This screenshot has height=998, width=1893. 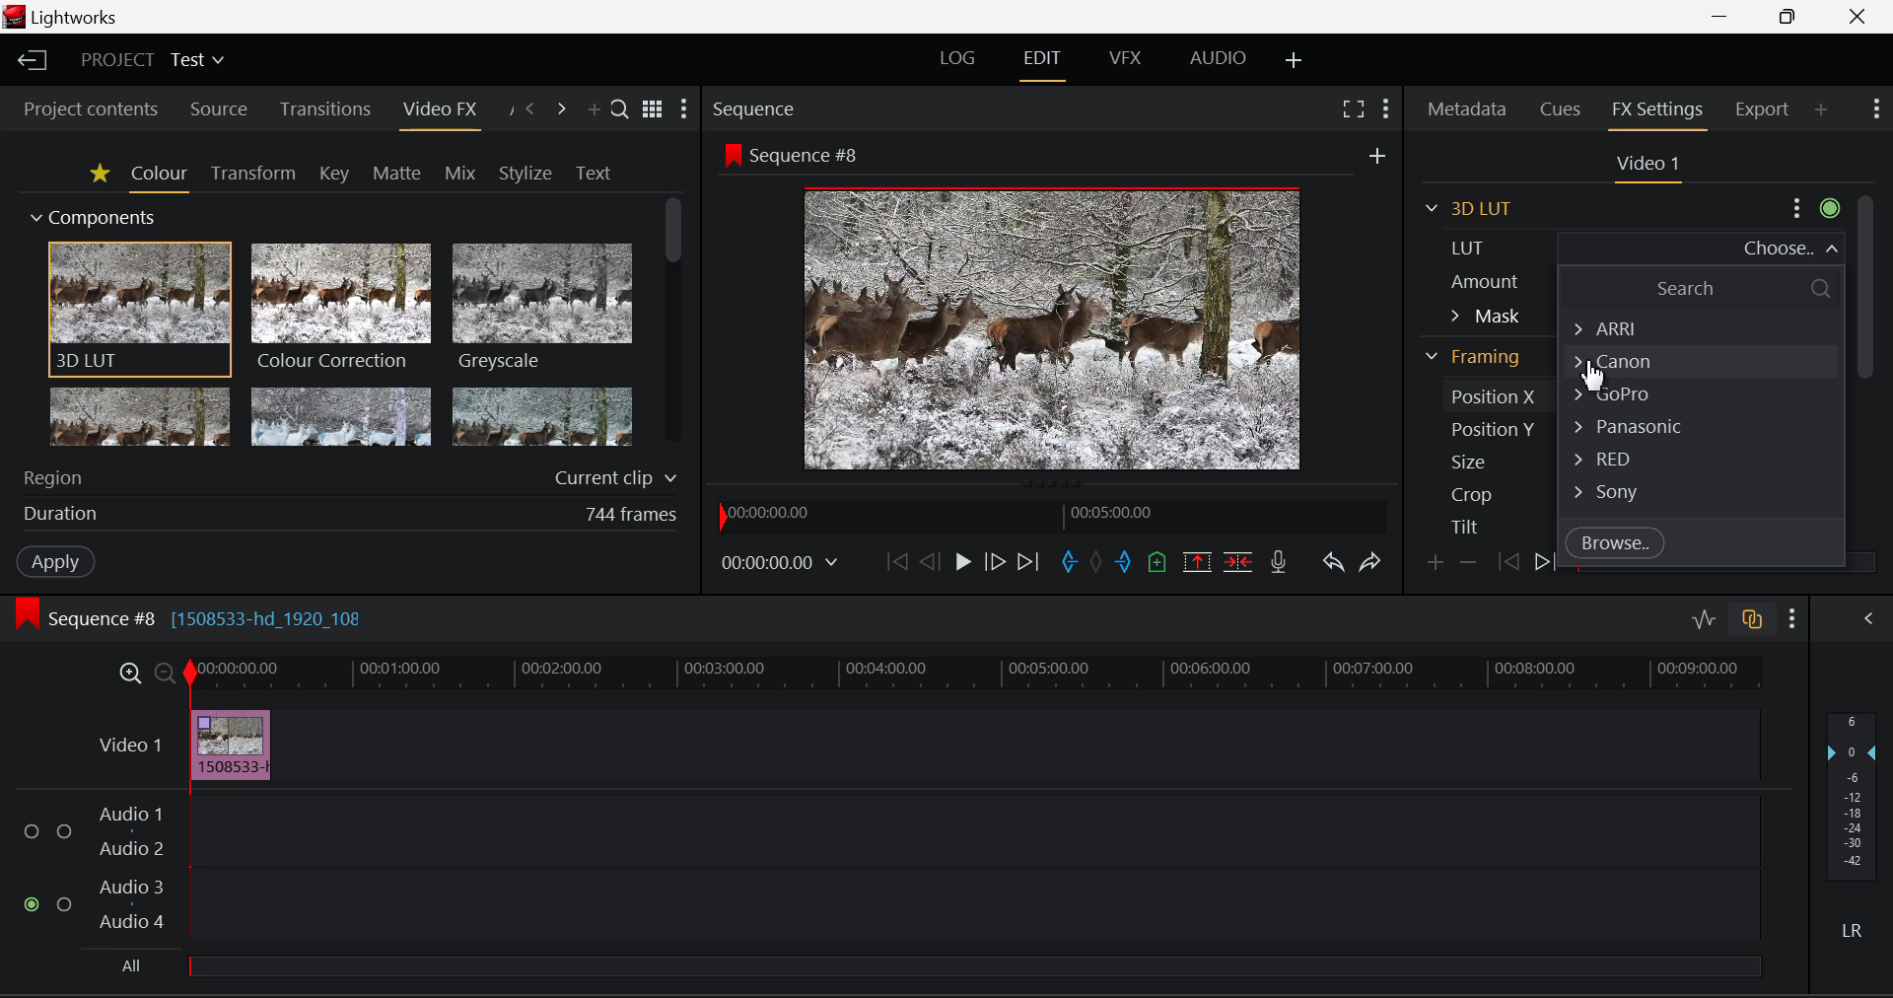 I want to click on Add keyframe, so click(x=1434, y=565).